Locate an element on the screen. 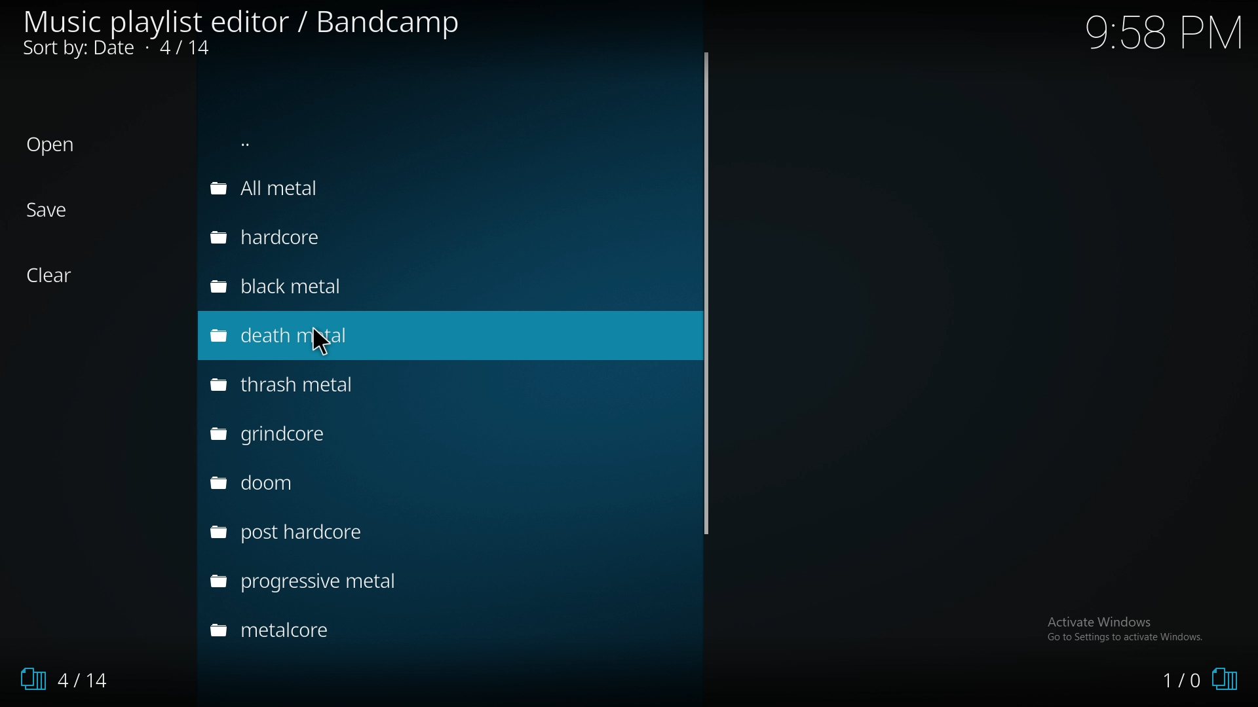 The height and width of the screenshot is (707, 1258). scroll bar is located at coordinates (706, 293).